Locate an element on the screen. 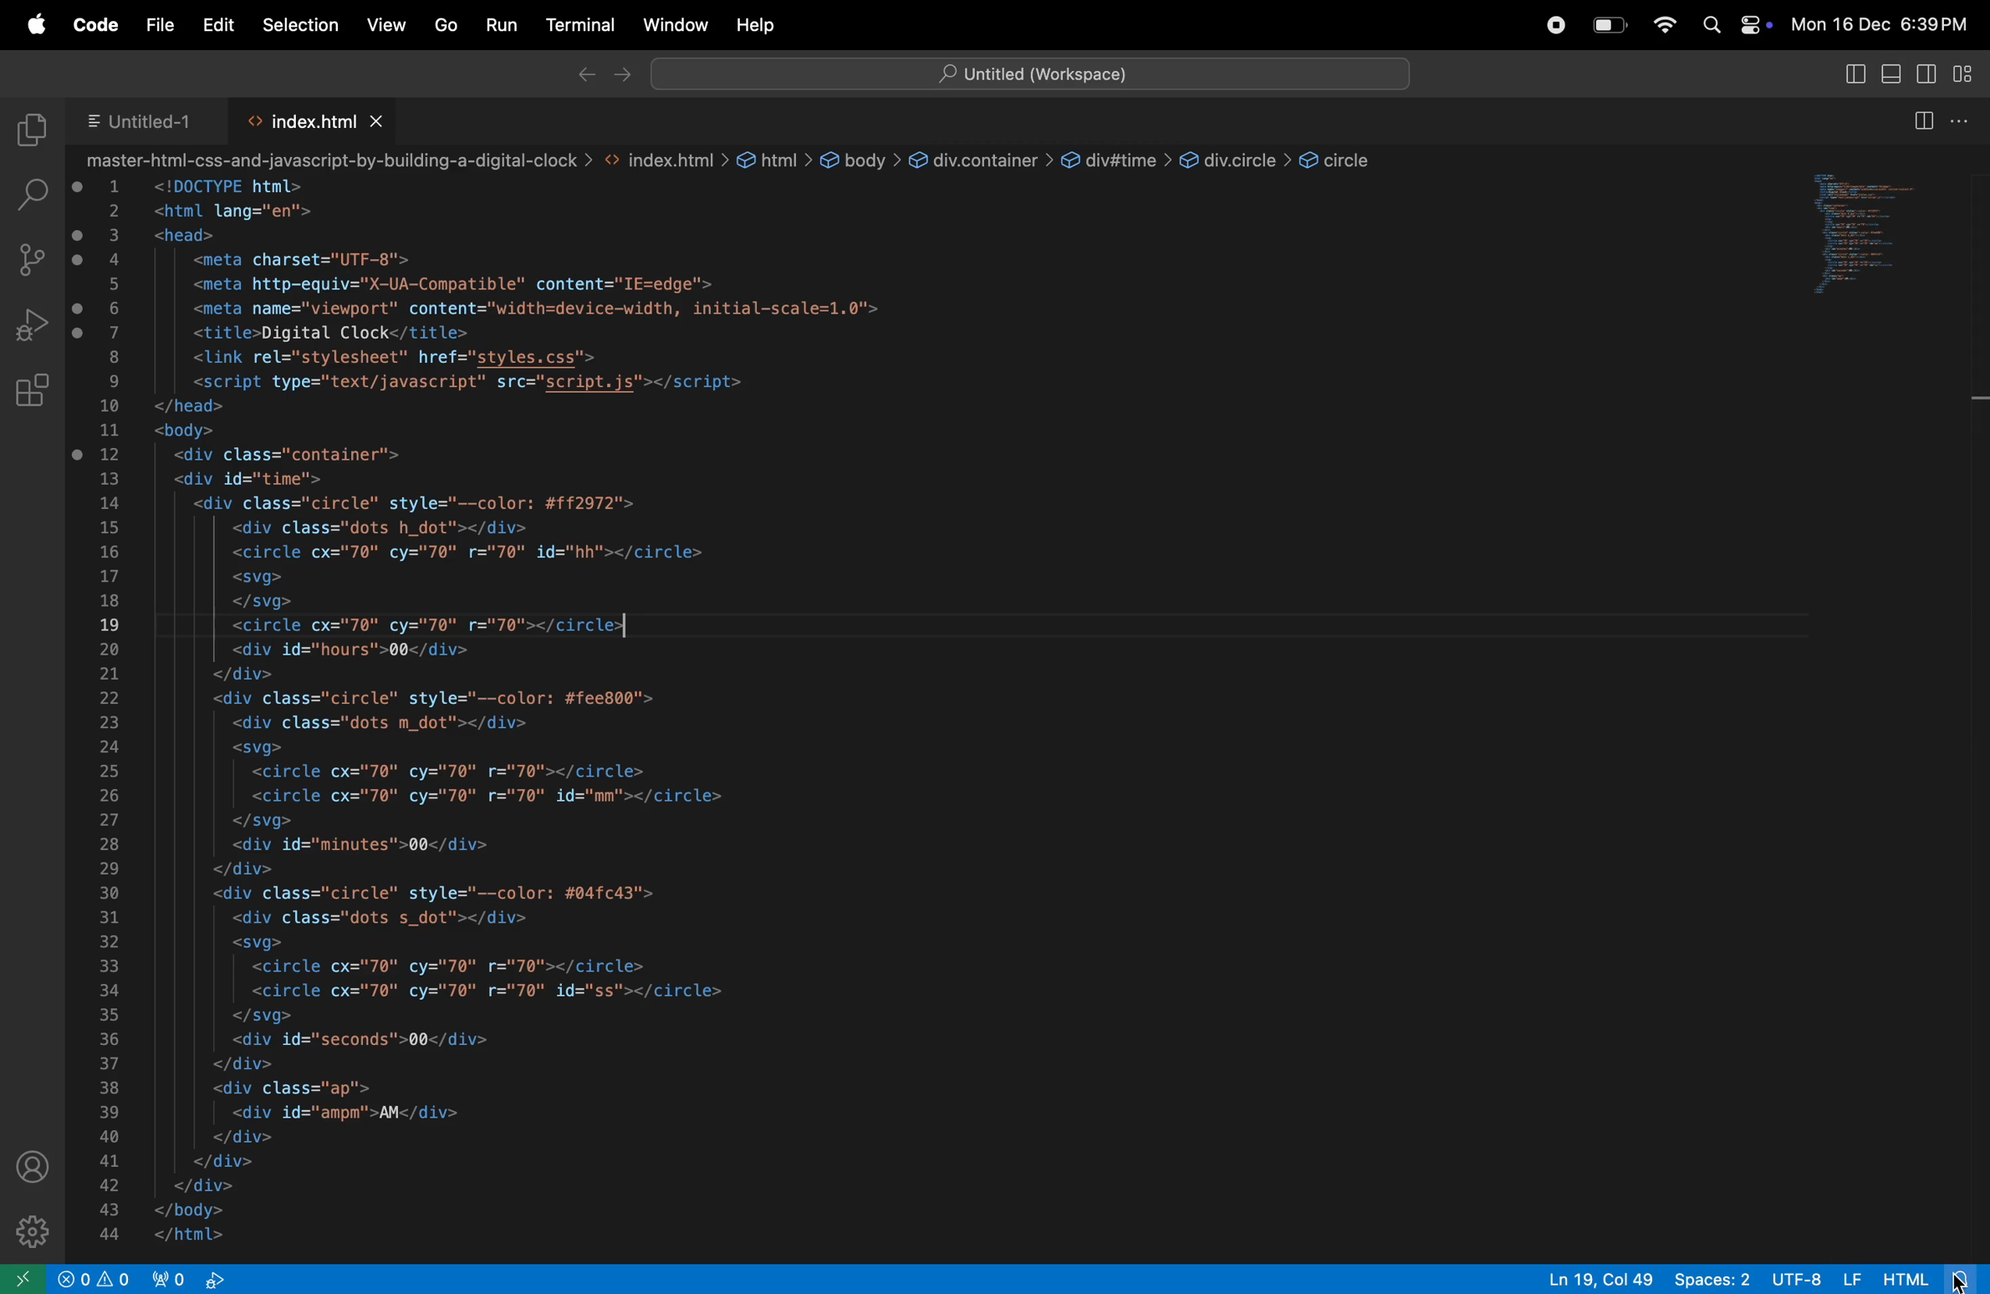 This screenshot has height=1294, width=1990. primary sidebar is located at coordinates (1893, 73).